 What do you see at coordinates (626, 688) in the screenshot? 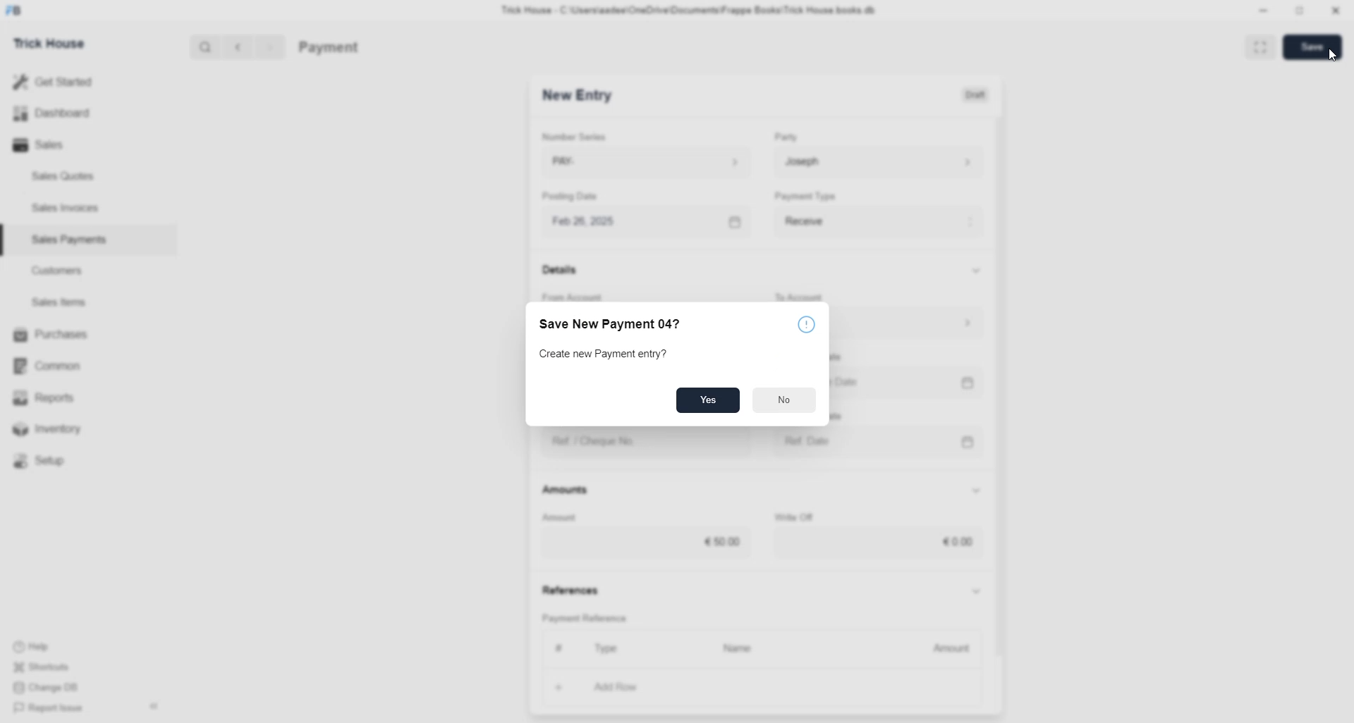
I see `+ Add Row` at bounding box center [626, 688].